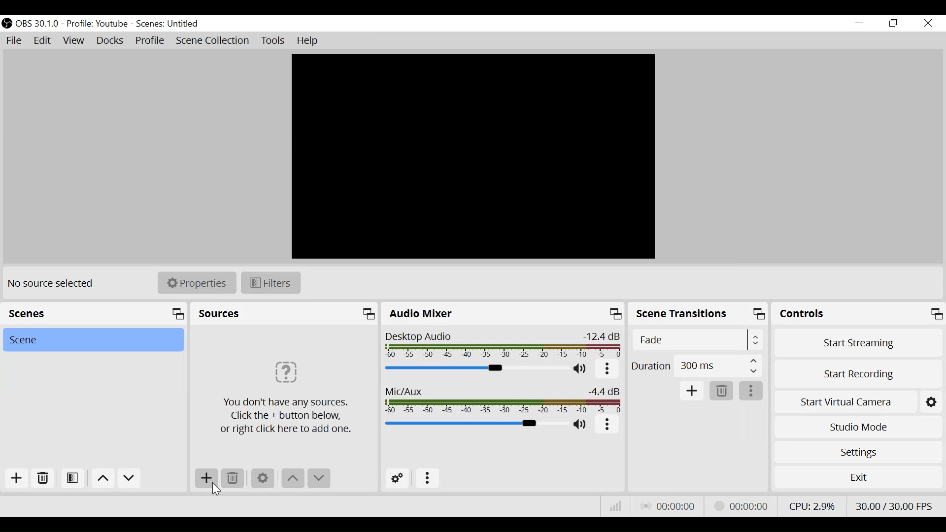 Image resolution: width=946 pixels, height=532 pixels. Describe the element at coordinates (293, 479) in the screenshot. I see `Move up` at that location.